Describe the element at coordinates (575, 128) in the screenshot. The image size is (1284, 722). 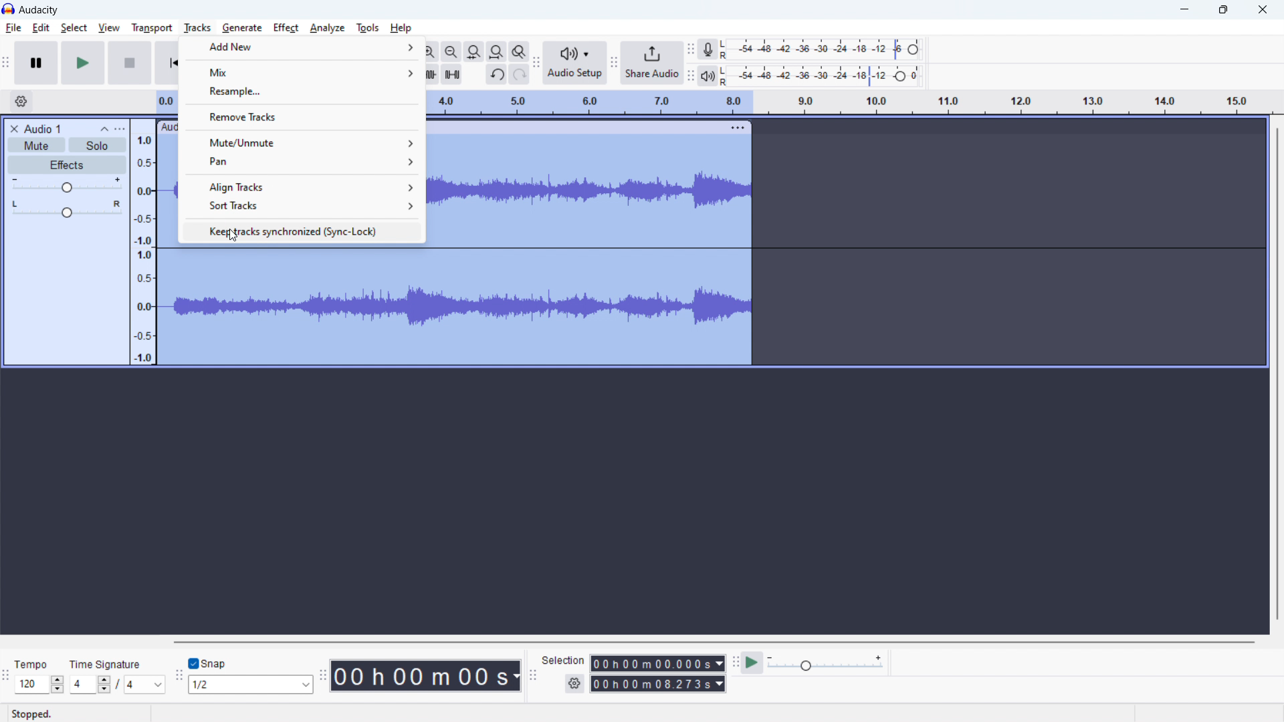
I see `click to move` at that location.